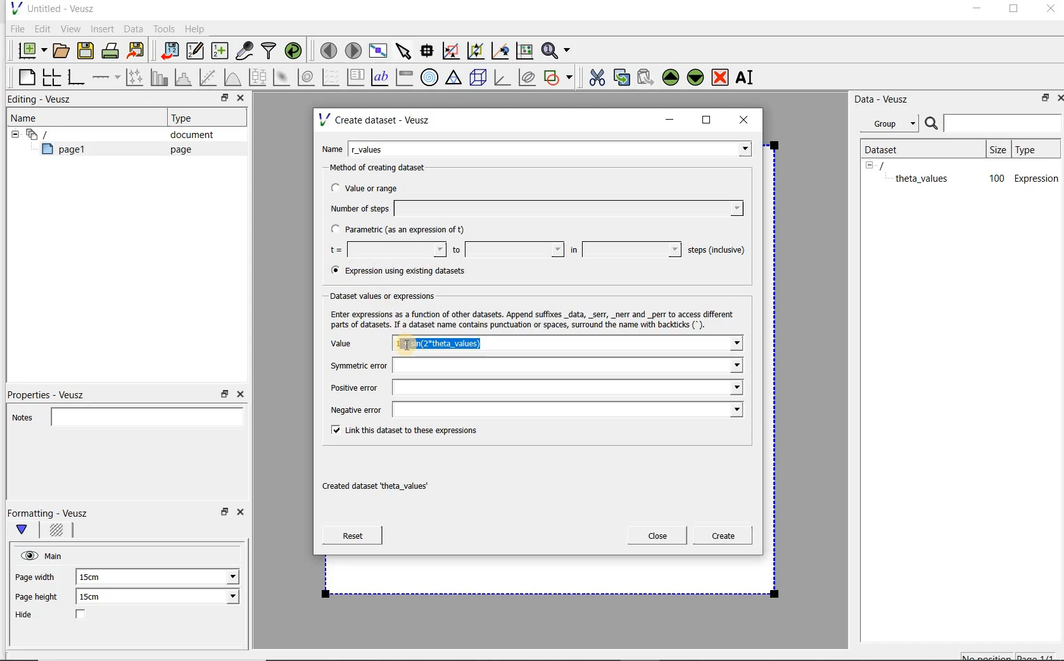 The width and height of the screenshot is (1064, 661). Describe the element at coordinates (503, 79) in the screenshot. I see `3d graph` at that location.